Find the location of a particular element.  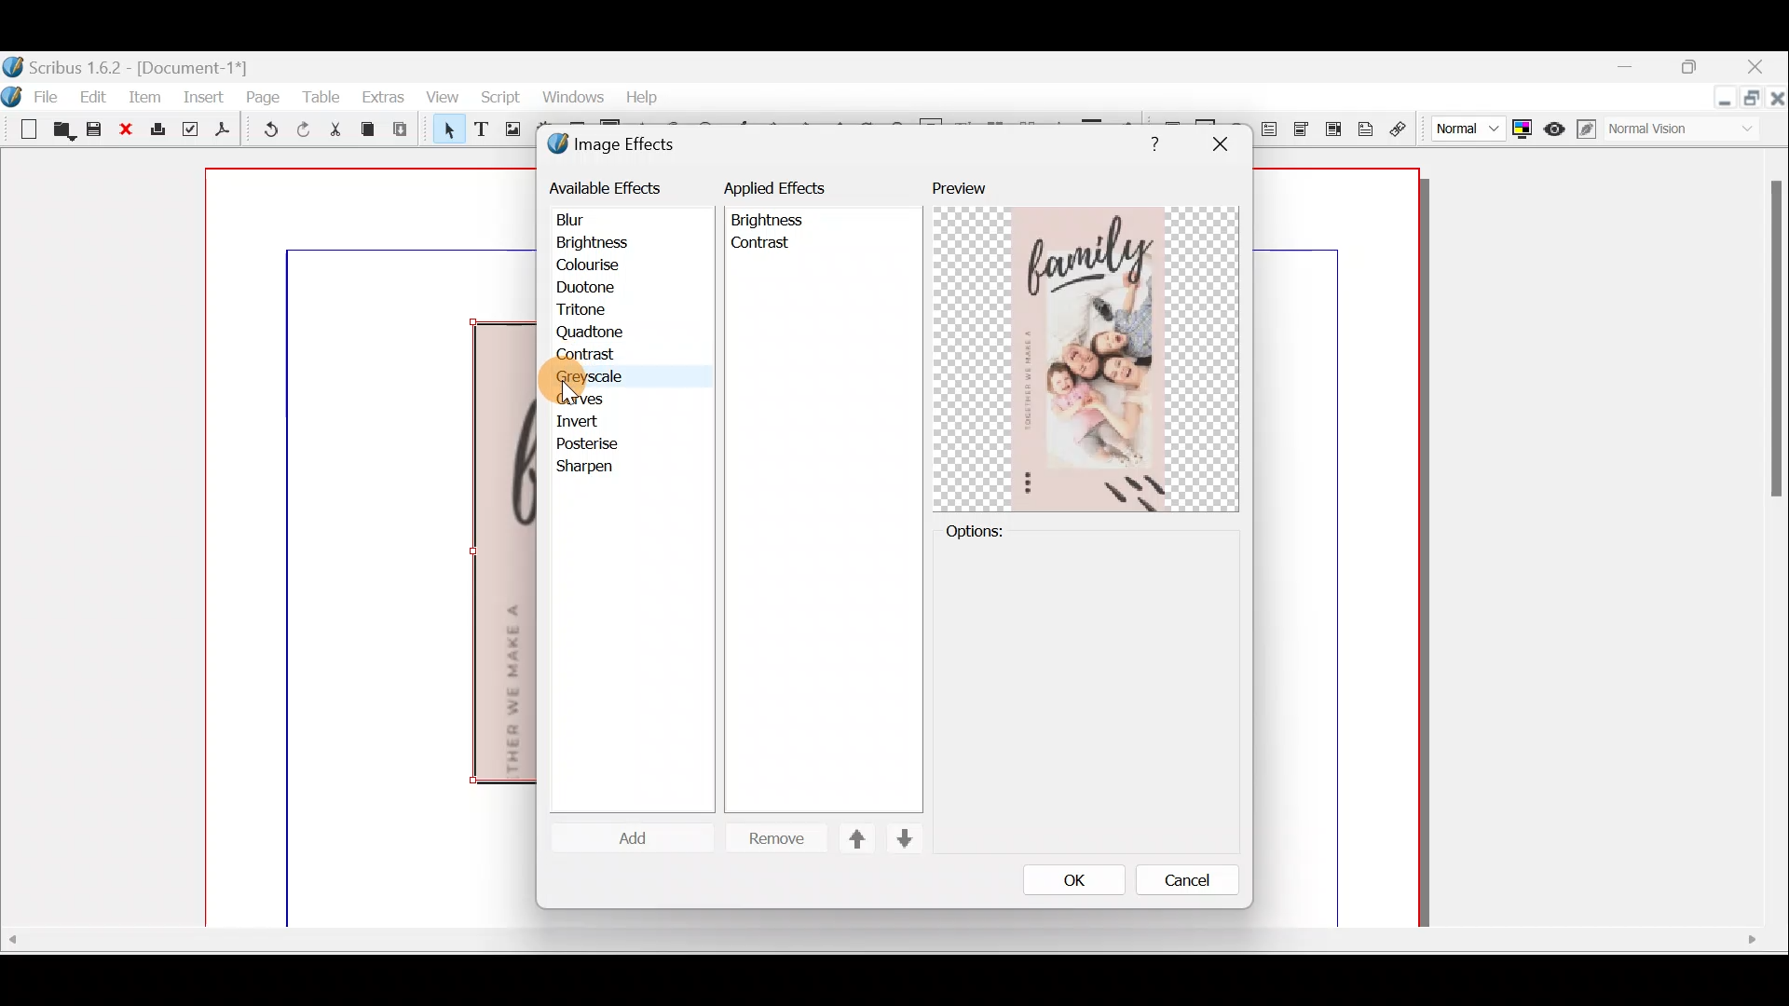

Save as PDF is located at coordinates (225, 131).